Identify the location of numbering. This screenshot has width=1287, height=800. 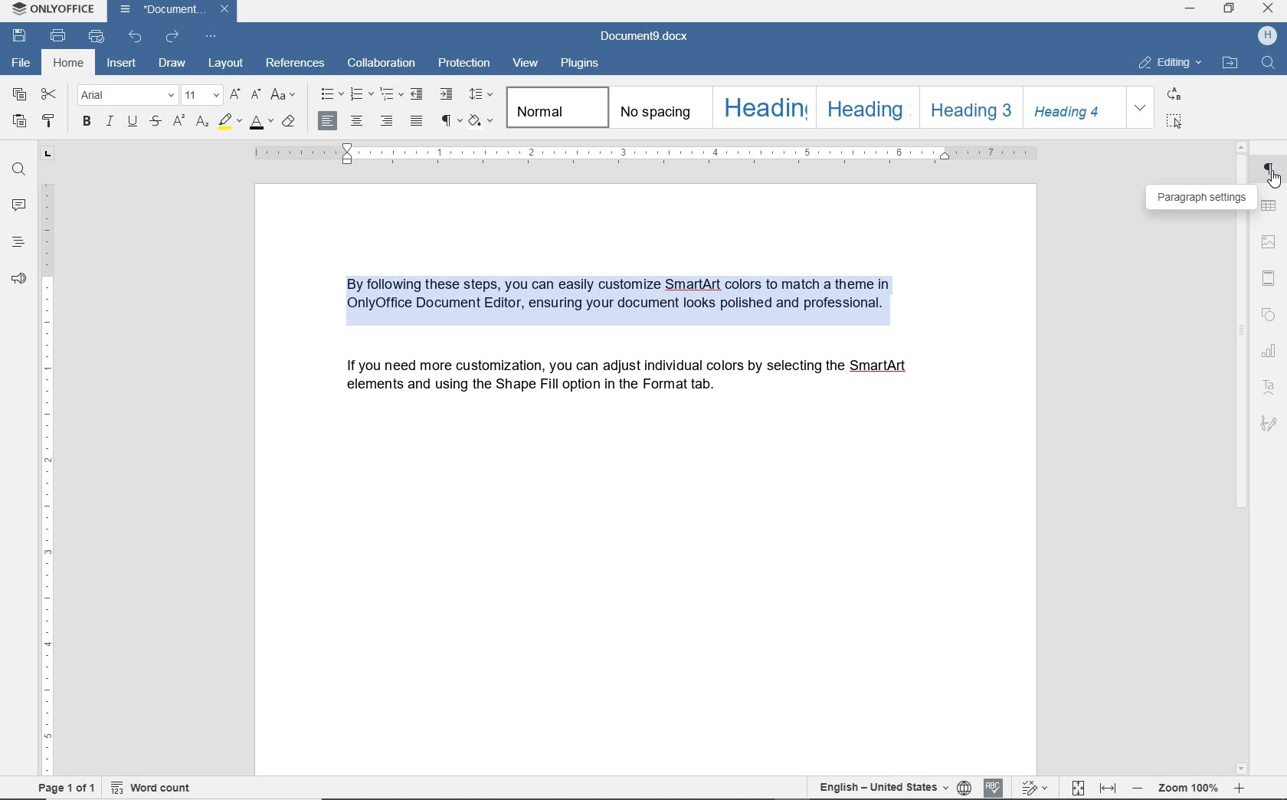
(358, 92).